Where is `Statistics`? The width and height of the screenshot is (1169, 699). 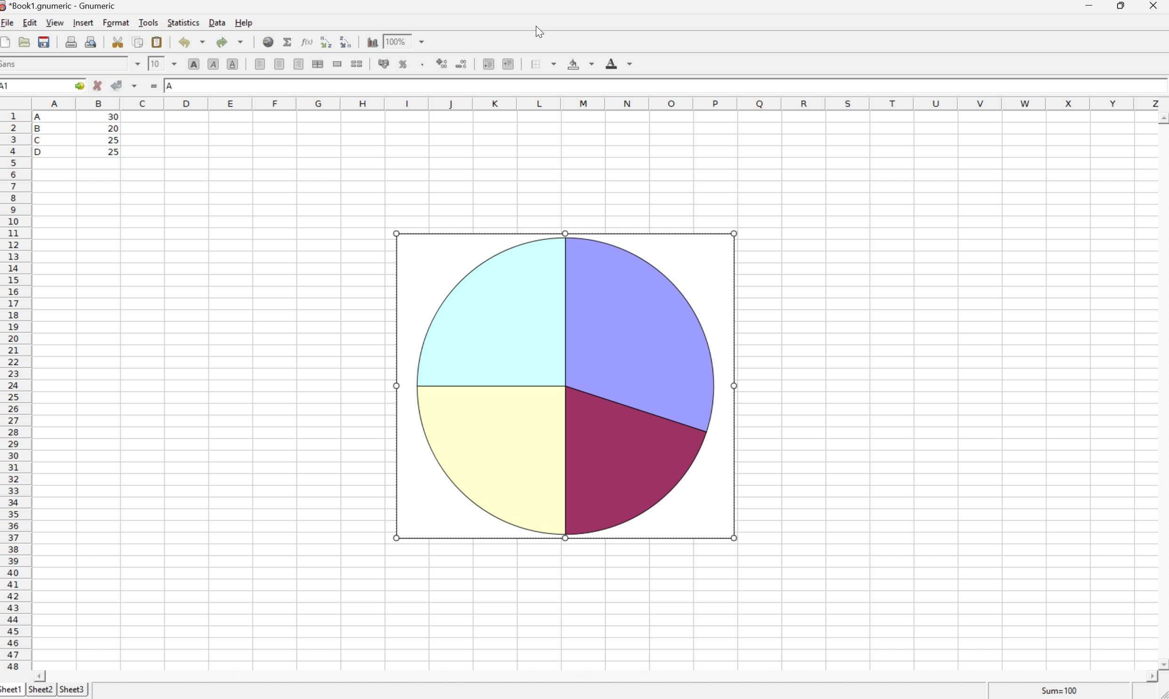 Statistics is located at coordinates (184, 22).